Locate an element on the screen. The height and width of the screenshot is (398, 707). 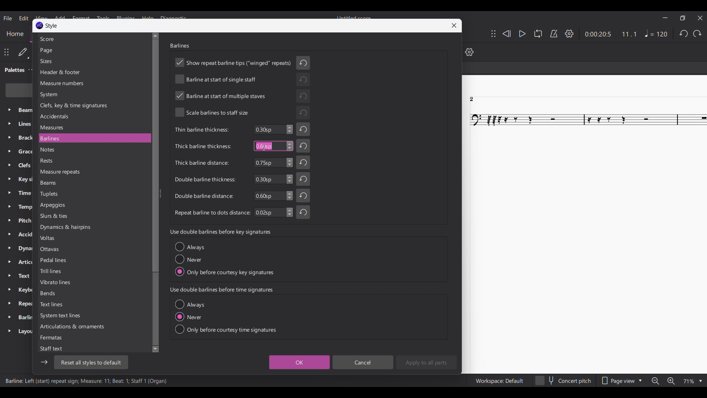
Palette setting options is located at coordinates (24, 221).